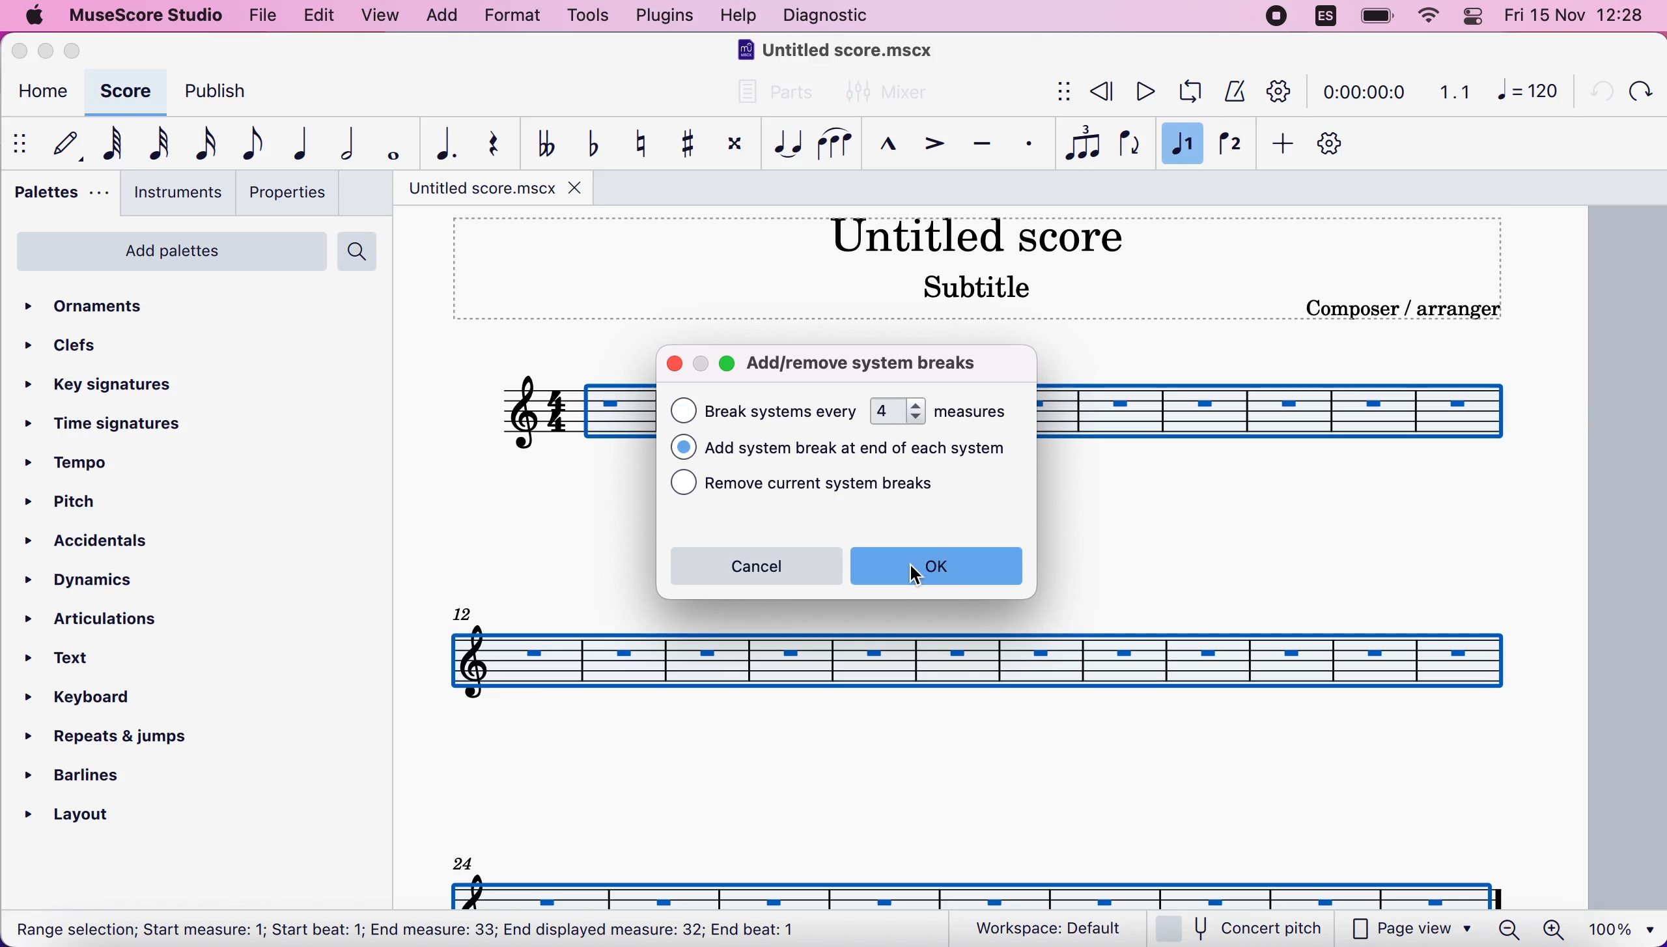 The width and height of the screenshot is (1667, 947). Describe the element at coordinates (1476, 16) in the screenshot. I see `panel control` at that location.